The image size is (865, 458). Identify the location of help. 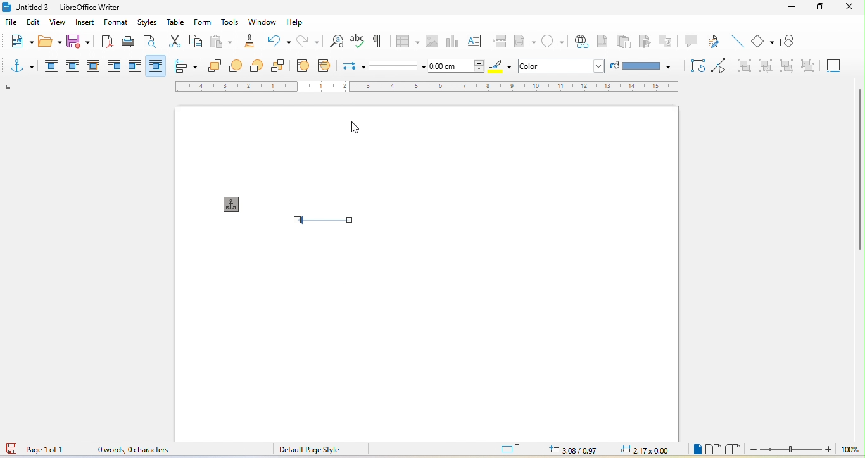
(298, 22).